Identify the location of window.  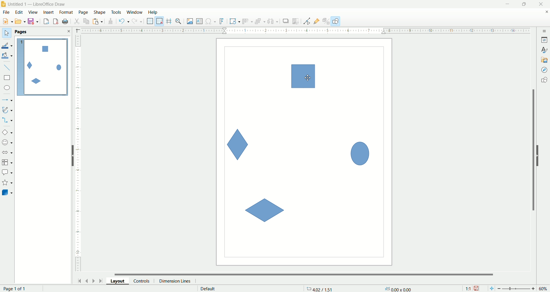
(136, 13).